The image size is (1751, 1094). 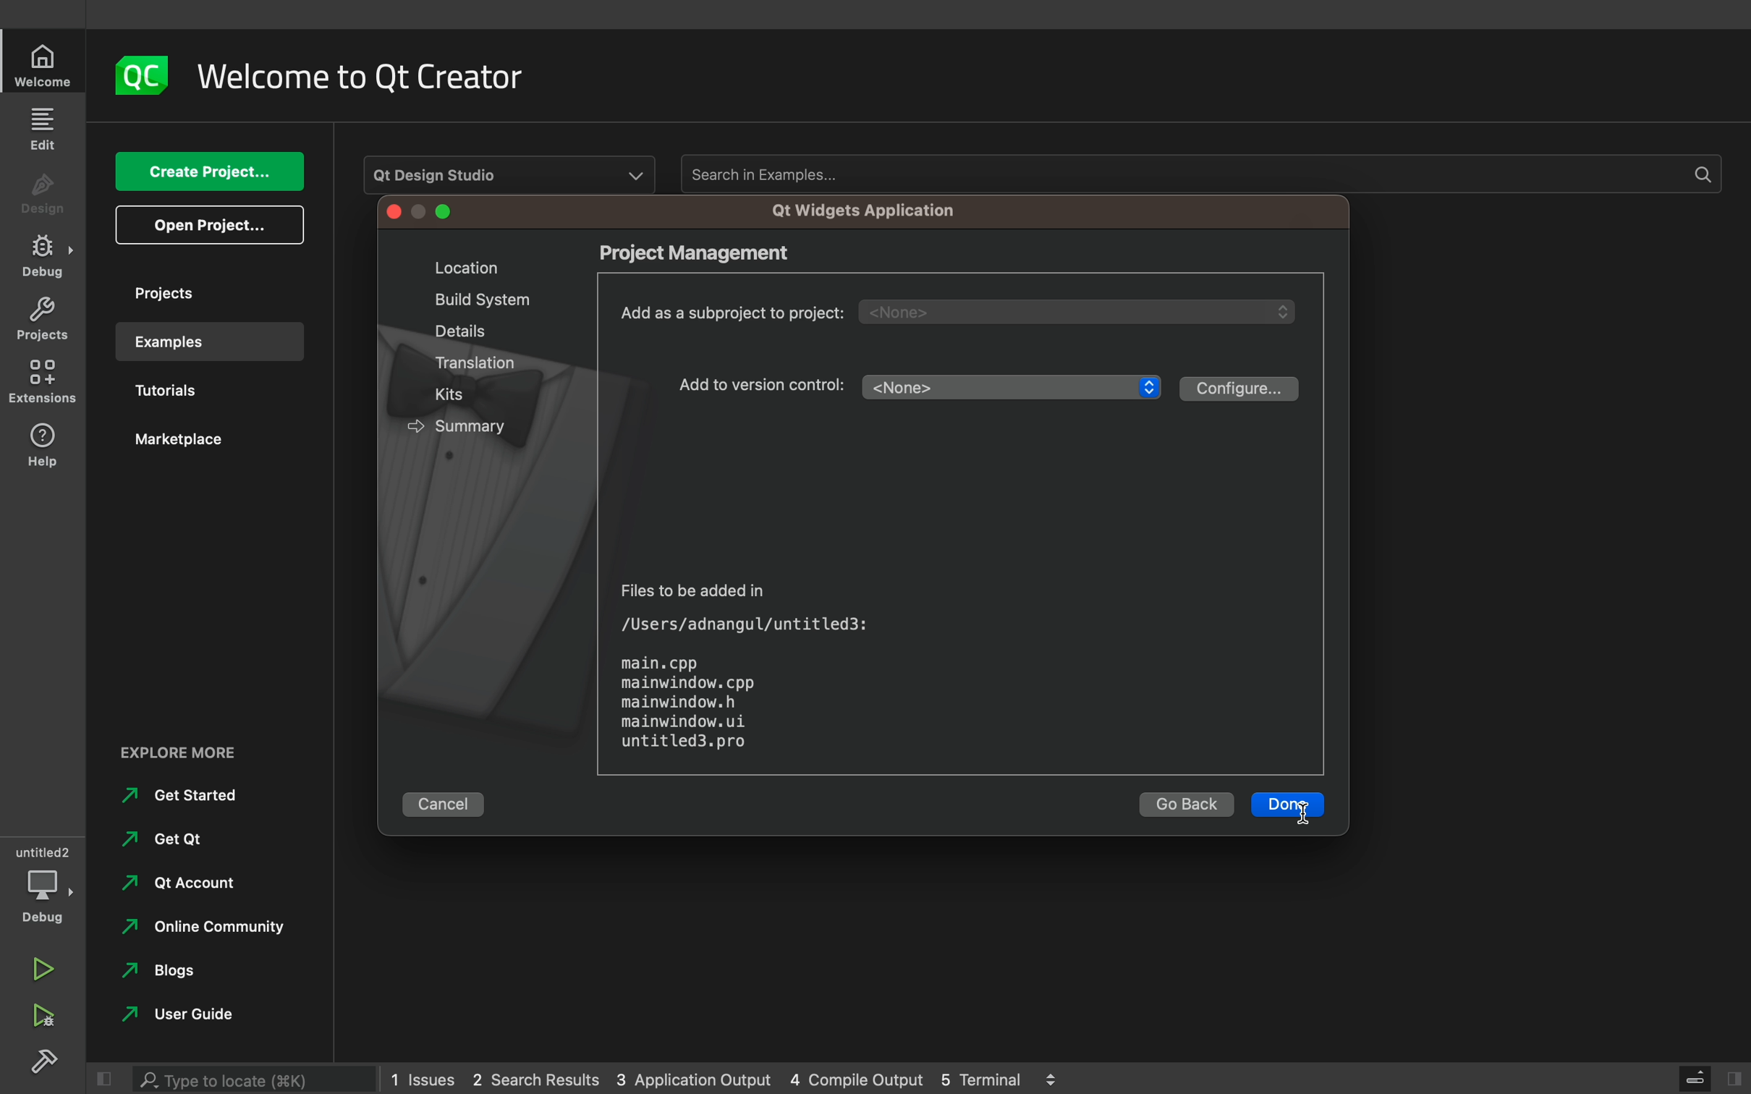 What do you see at coordinates (968, 311) in the screenshot?
I see `sub project` at bounding box center [968, 311].